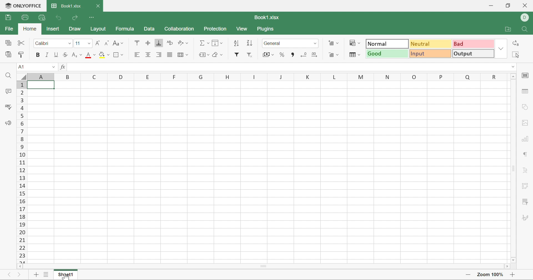 Image resolution: width=533 pixels, height=280 pixels. What do you see at coordinates (21, 115) in the screenshot?
I see `4` at bounding box center [21, 115].